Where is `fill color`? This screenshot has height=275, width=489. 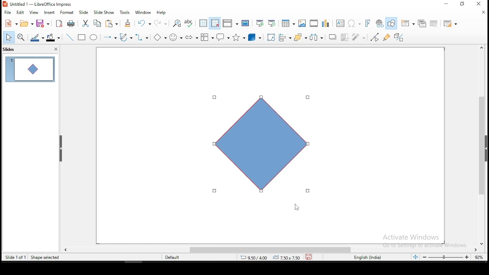
fill color is located at coordinates (53, 38).